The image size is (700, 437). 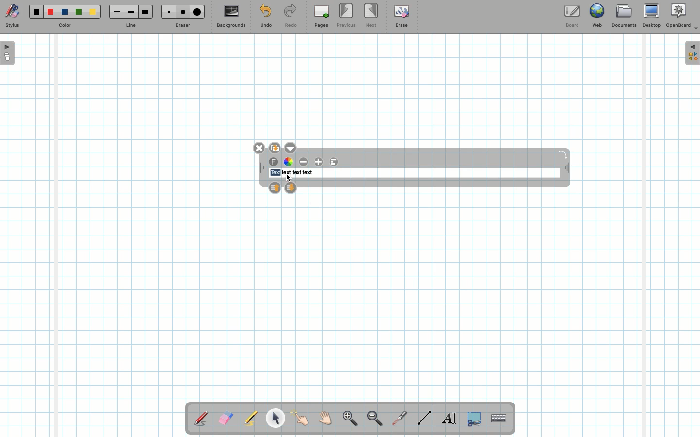 I want to click on Alignment, so click(x=333, y=162).